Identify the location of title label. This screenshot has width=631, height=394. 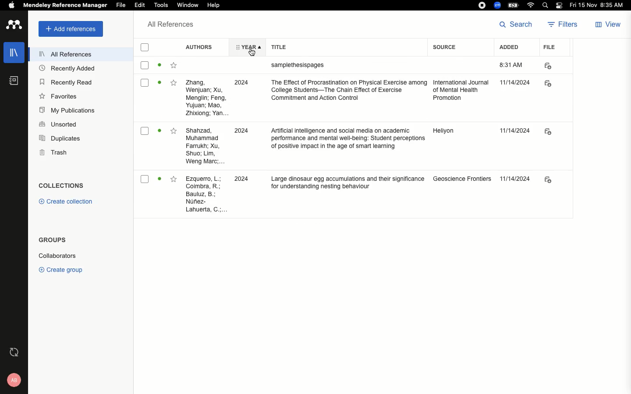
(342, 46).